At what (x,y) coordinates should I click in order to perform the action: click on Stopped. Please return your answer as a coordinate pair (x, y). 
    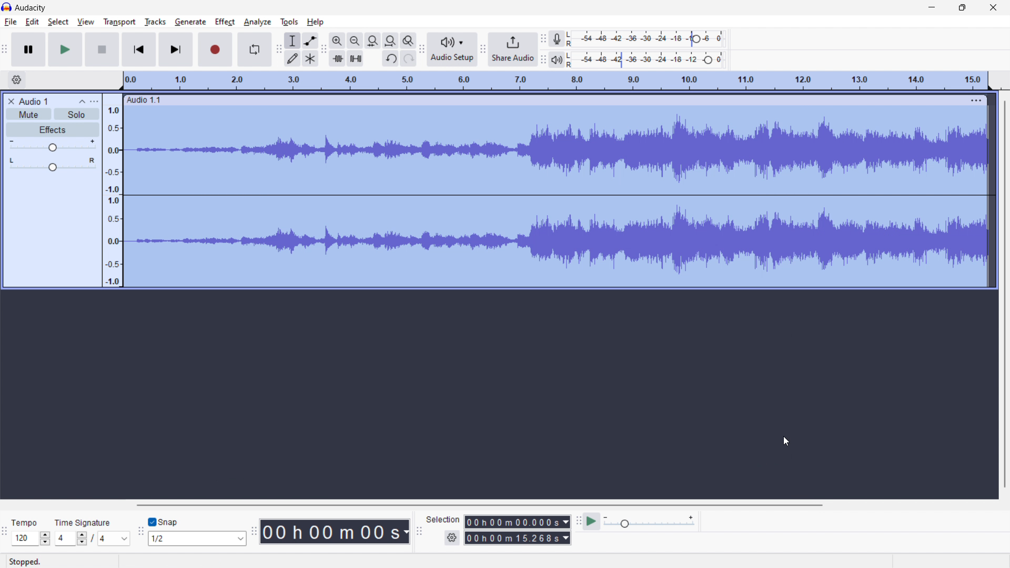
    Looking at the image, I should click on (66, 561).